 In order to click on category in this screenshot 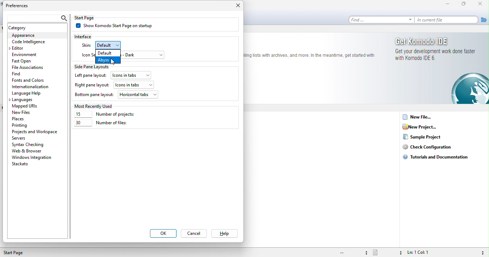, I will do `click(26, 28)`.